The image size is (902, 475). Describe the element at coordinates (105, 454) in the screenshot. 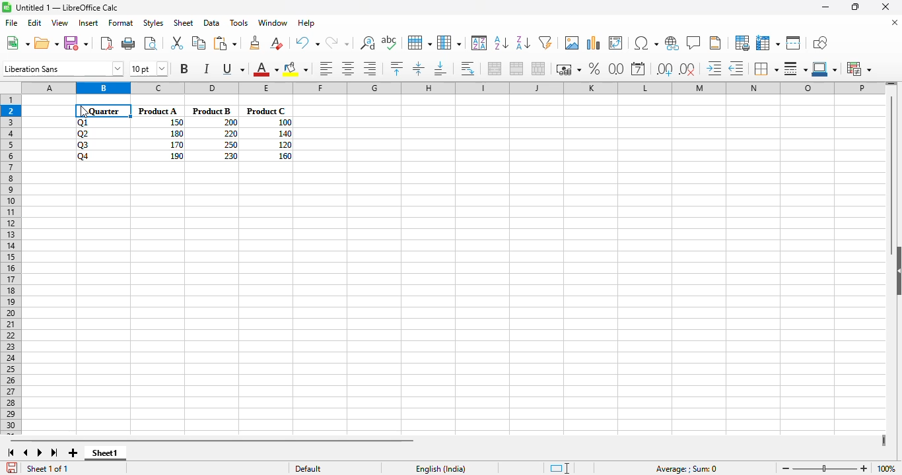

I see `sheet1` at that location.